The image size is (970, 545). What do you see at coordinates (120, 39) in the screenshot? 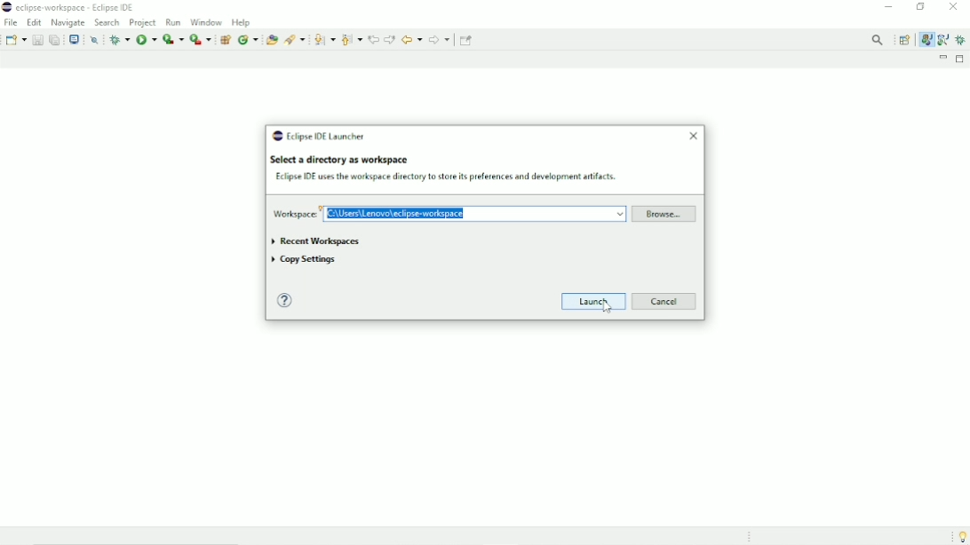
I see `Debug` at bounding box center [120, 39].